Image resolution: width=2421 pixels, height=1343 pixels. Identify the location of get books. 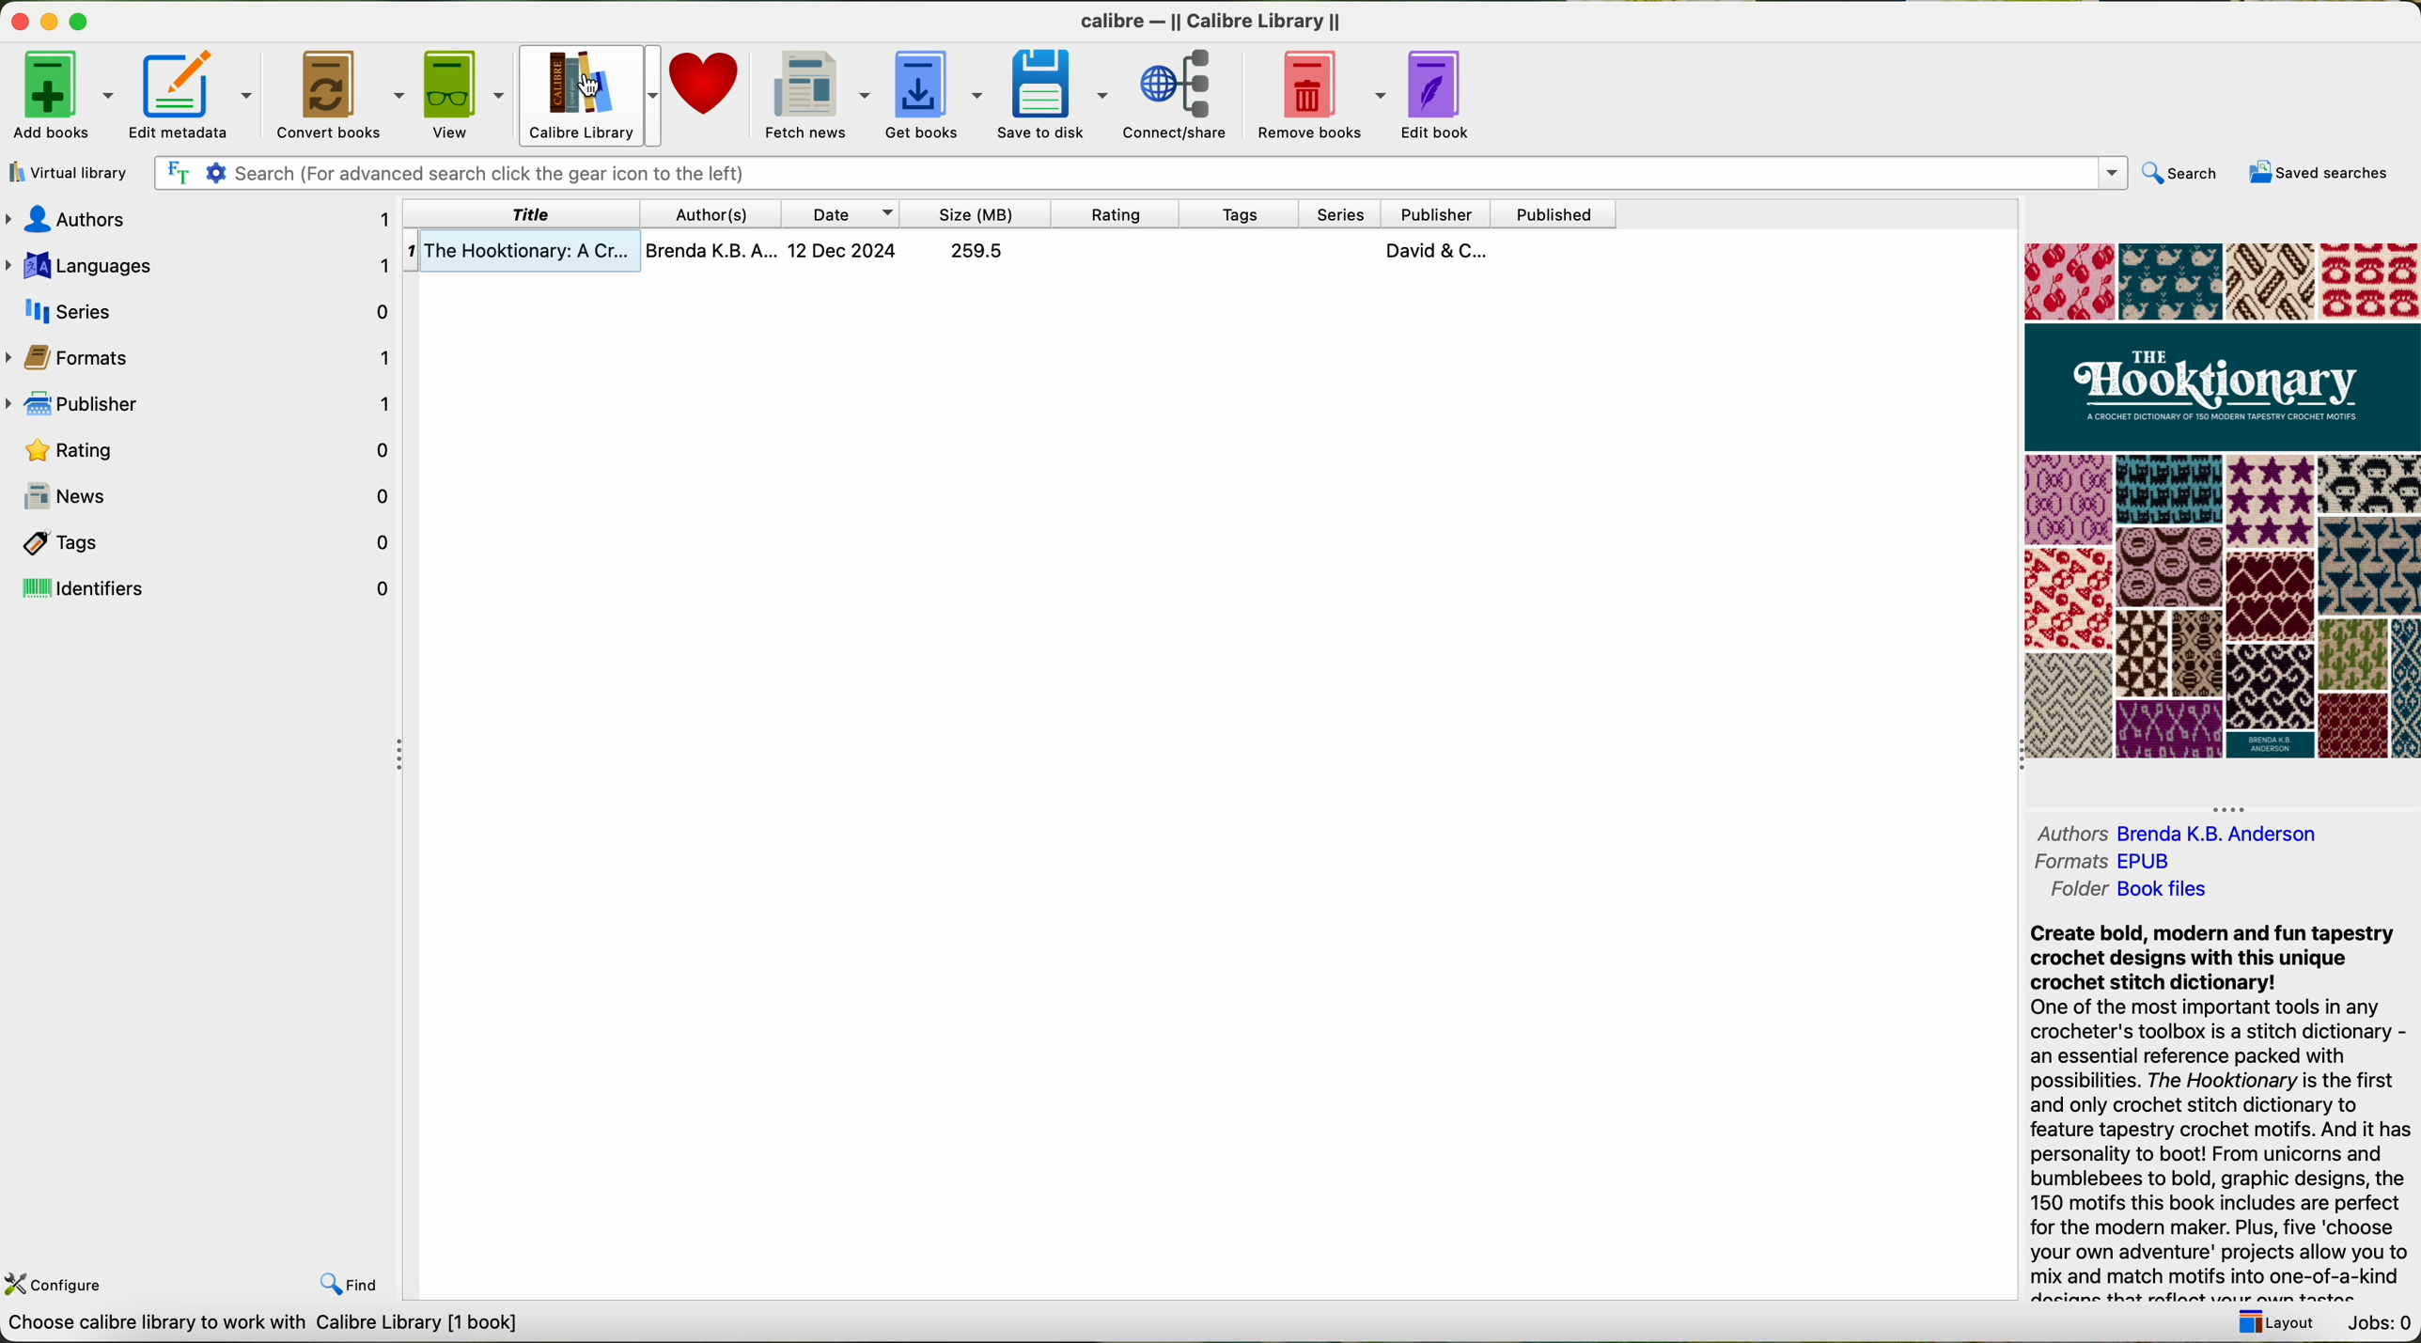
(935, 94).